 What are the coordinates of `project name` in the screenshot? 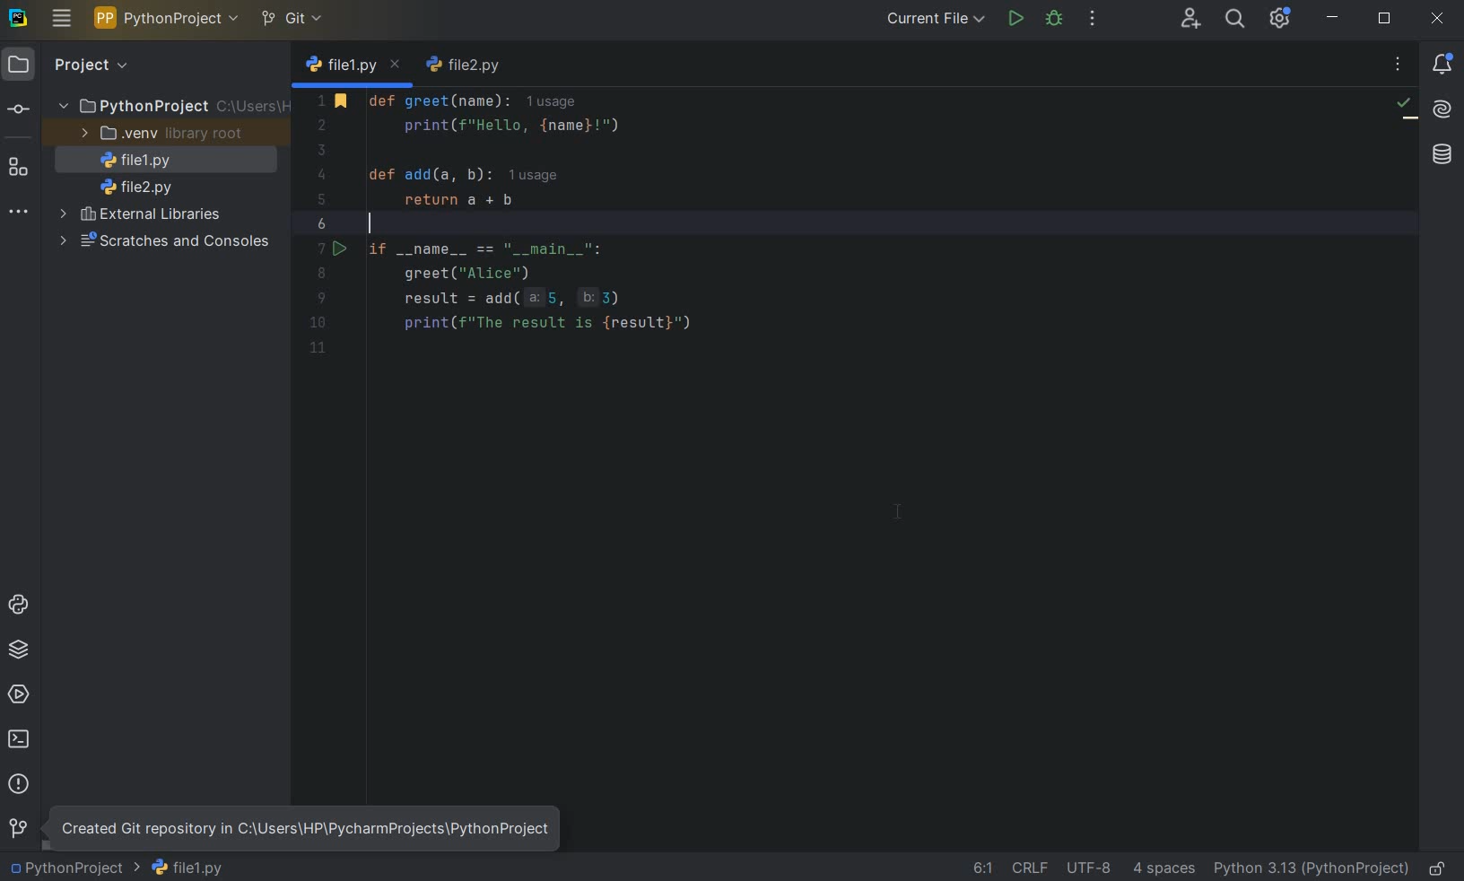 It's located at (165, 19).